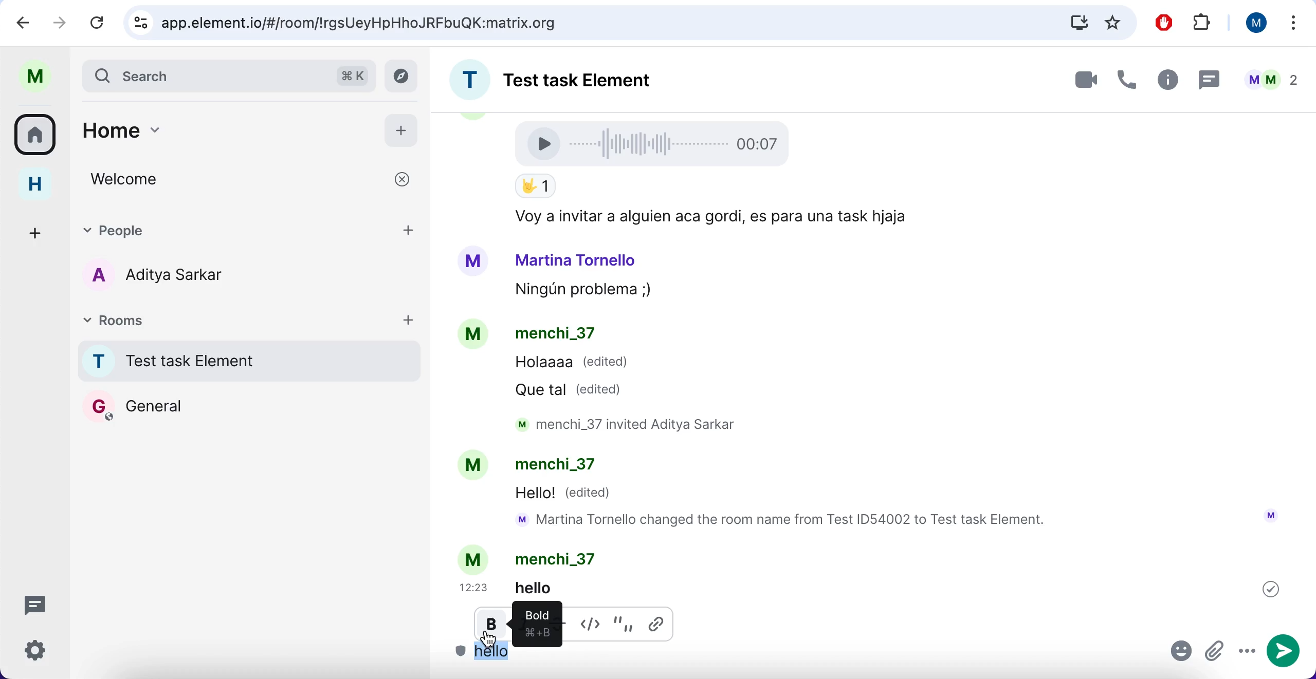  What do you see at coordinates (39, 231) in the screenshot?
I see `create a space` at bounding box center [39, 231].